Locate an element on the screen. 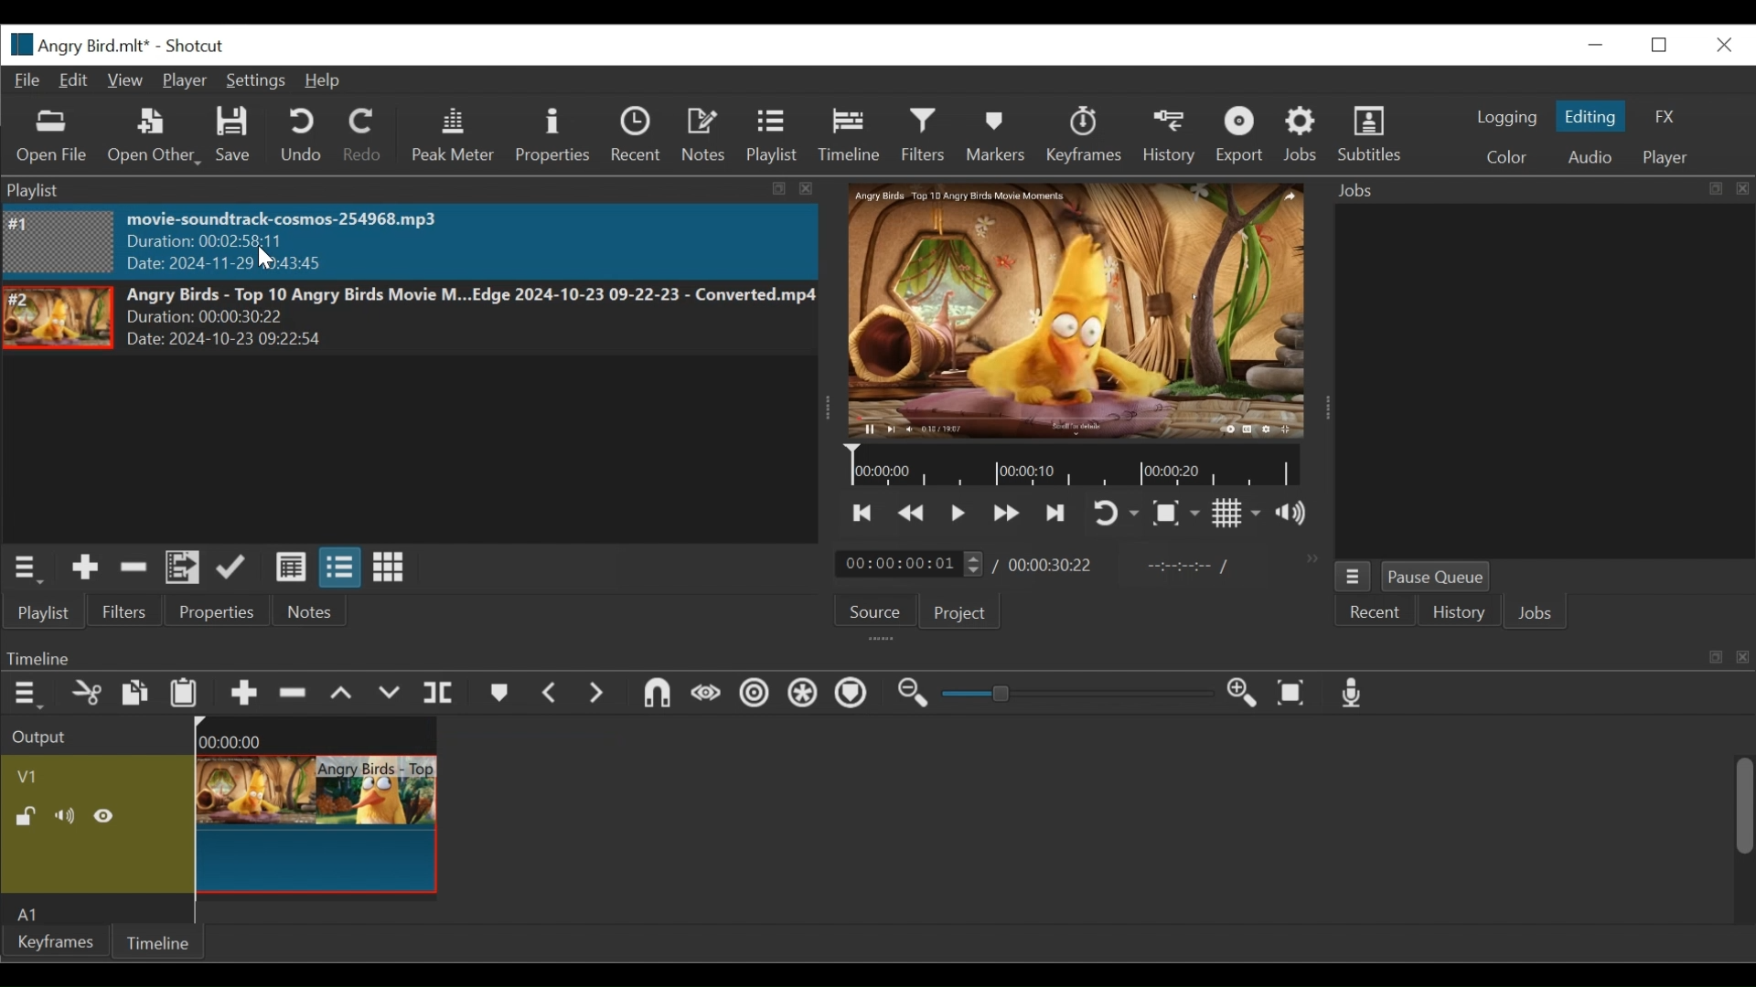 The height and width of the screenshot is (987, 1756). Update is located at coordinates (237, 568).